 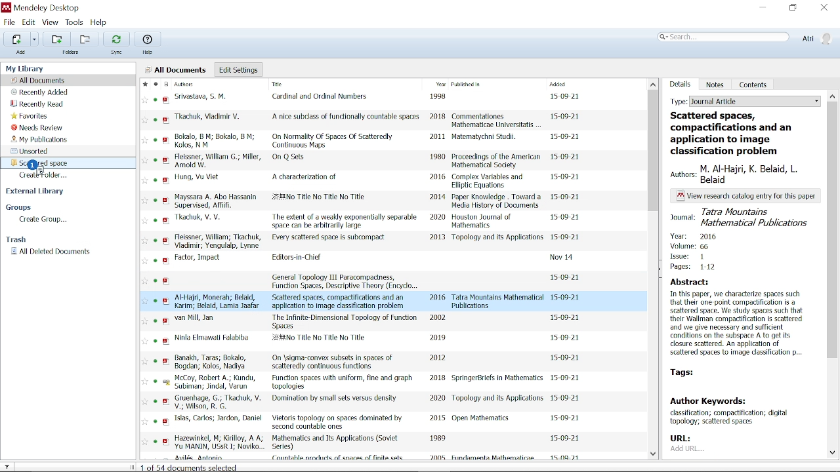 I want to click on 2016, so click(x=438, y=178).